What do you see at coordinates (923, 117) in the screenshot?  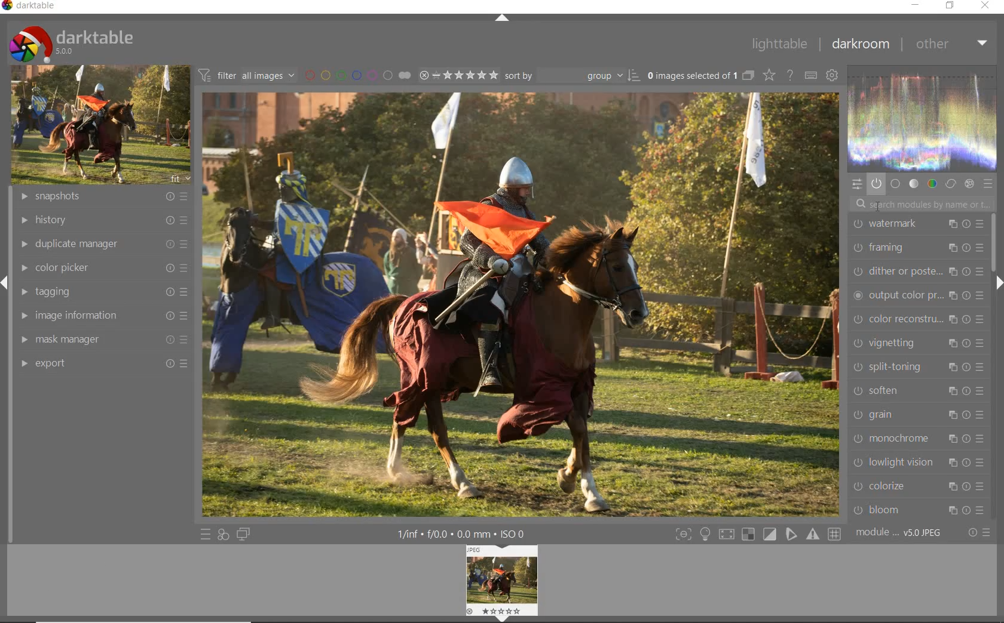 I see `waveform` at bounding box center [923, 117].